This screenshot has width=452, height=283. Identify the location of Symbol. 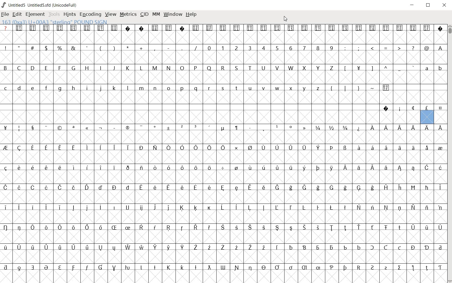
(141, 208).